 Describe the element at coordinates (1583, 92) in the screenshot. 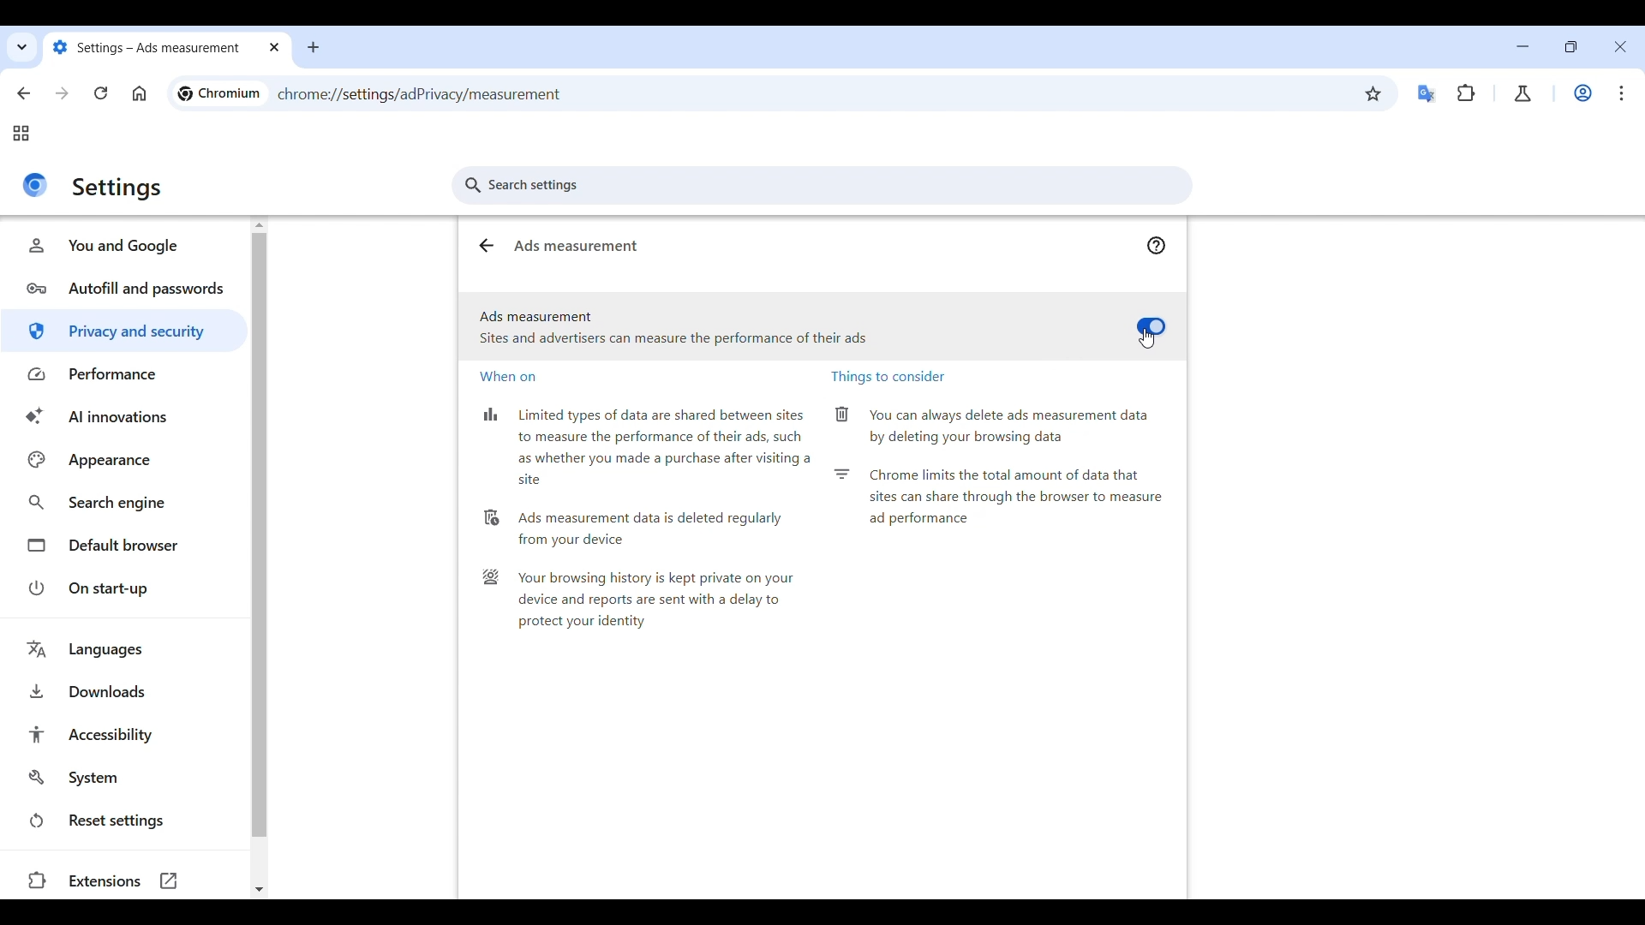

I see `Work` at that location.